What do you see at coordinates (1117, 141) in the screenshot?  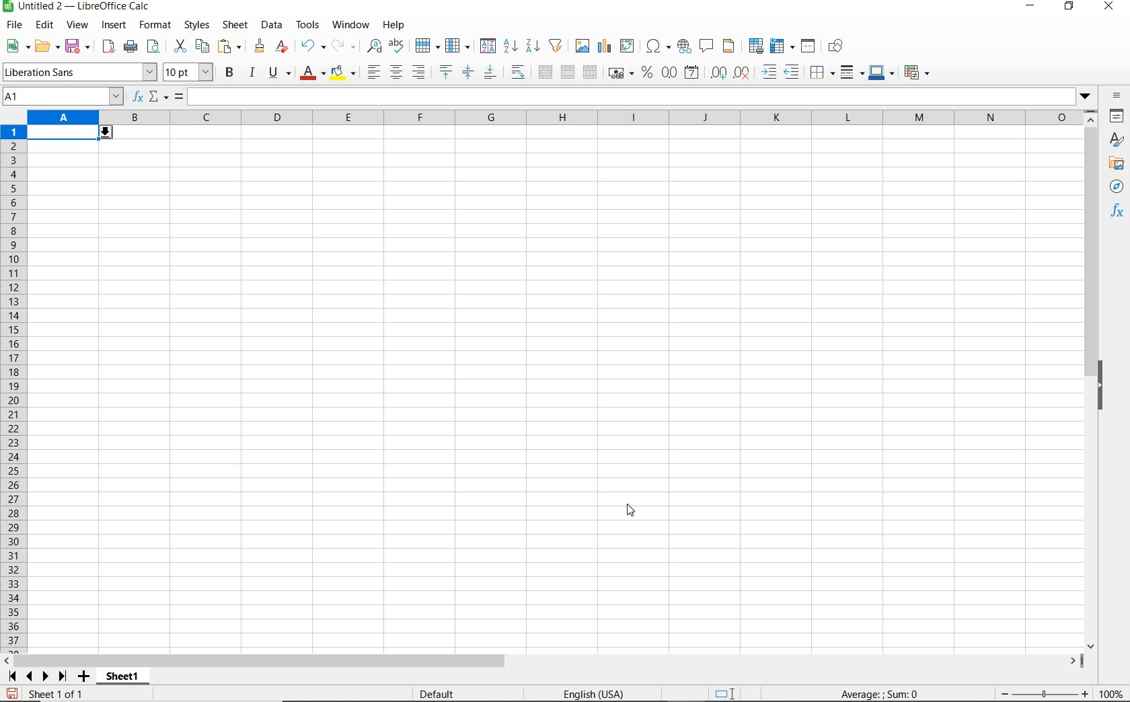 I see `styles` at bounding box center [1117, 141].